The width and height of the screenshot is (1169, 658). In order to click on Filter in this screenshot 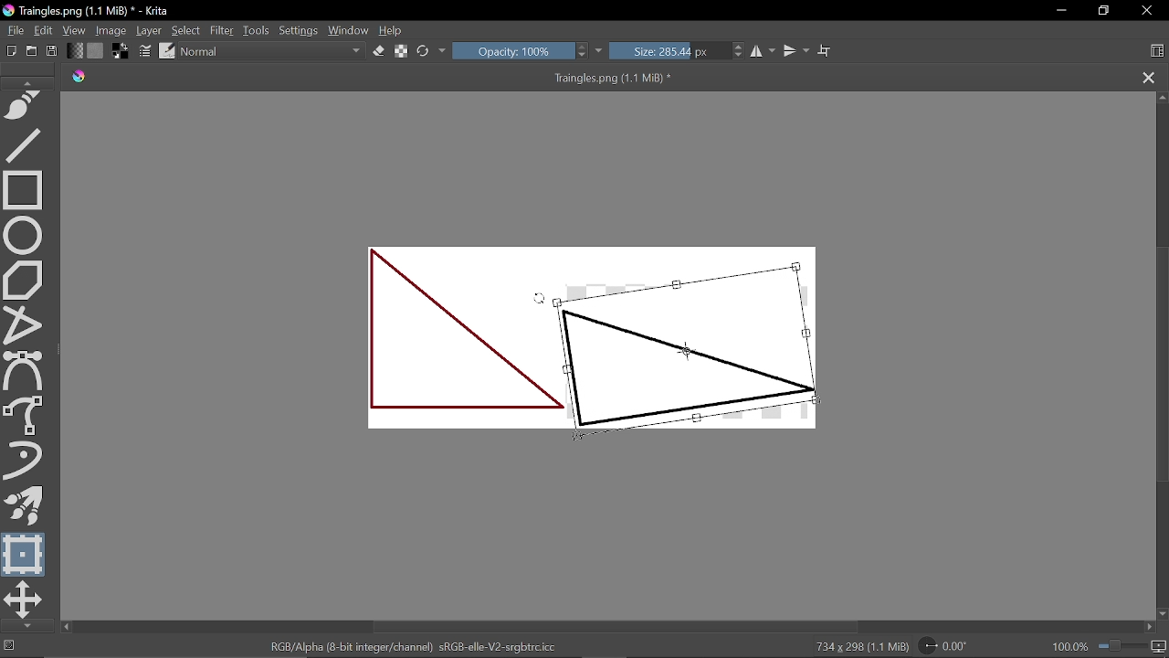, I will do `click(221, 30)`.